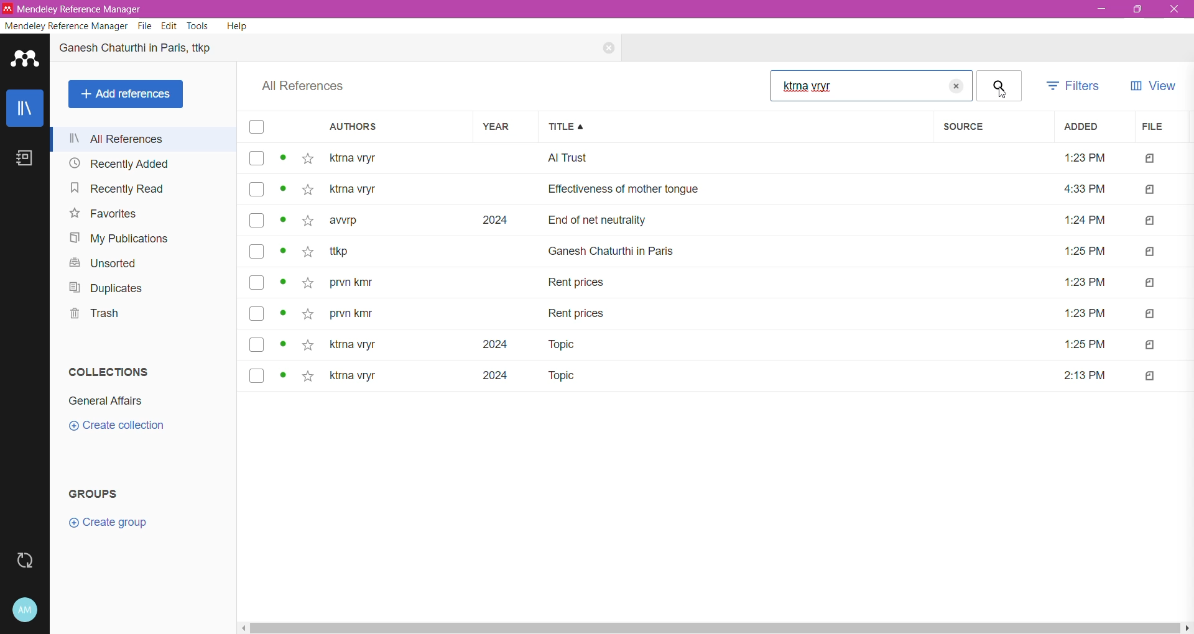 The height and width of the screenshot is (634, 1194). I want to click on Last Sync, so click(24, 561).